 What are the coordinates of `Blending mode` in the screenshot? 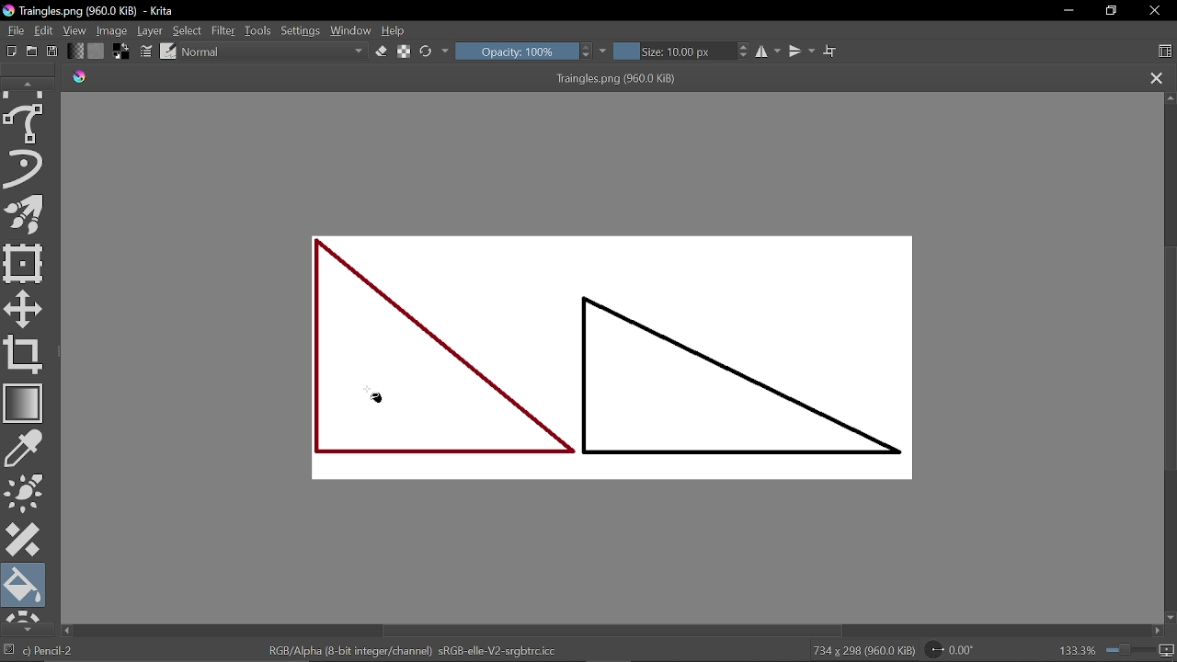 It's located at (274, 52).